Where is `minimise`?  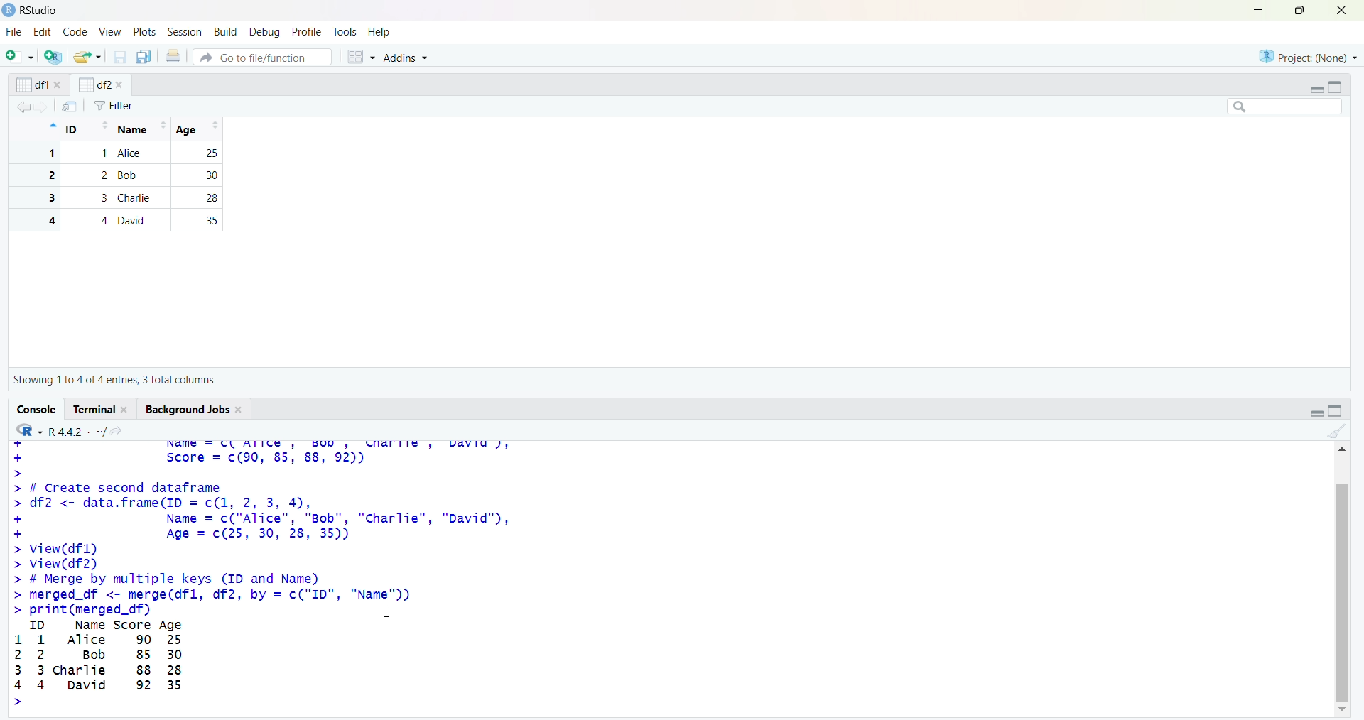 minimise is located at coordinates (1259, 9).